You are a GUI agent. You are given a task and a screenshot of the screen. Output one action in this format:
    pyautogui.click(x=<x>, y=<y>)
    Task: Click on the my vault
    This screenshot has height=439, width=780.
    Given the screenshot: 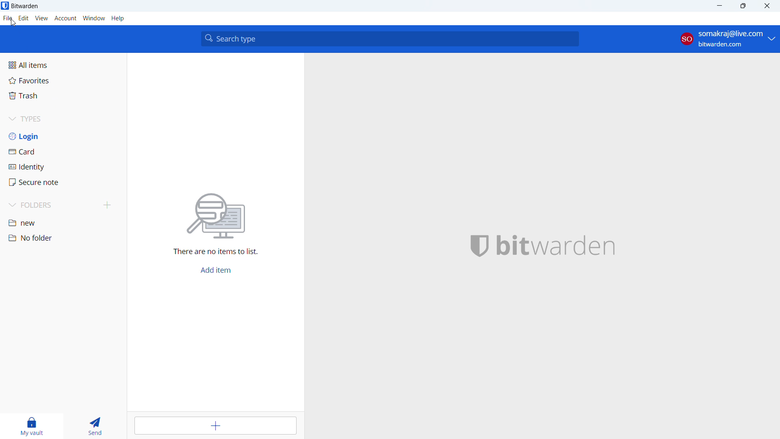 What is the action you would take?
    pyautogui.click(x=31, y=426)
    